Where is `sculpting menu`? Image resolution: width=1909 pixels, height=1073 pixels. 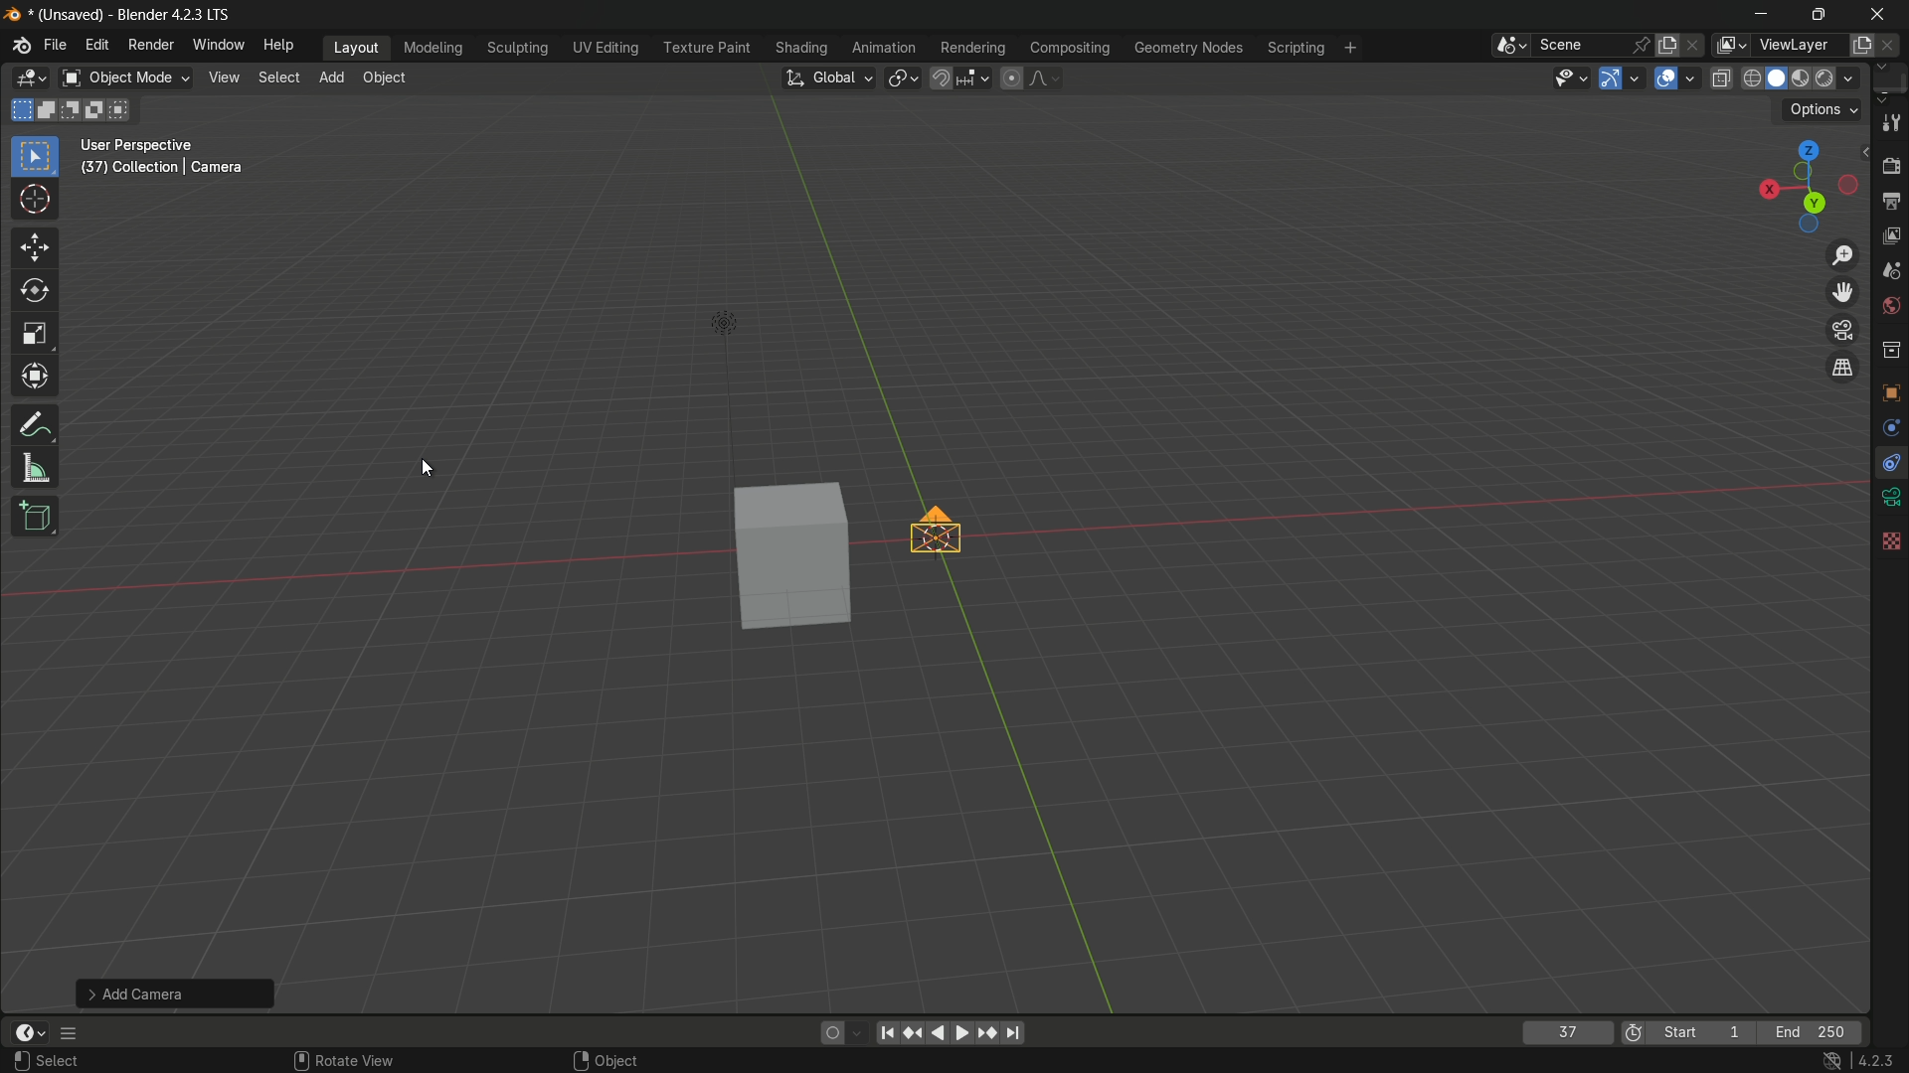 sculpting menu is located at coordinates (520, 48).